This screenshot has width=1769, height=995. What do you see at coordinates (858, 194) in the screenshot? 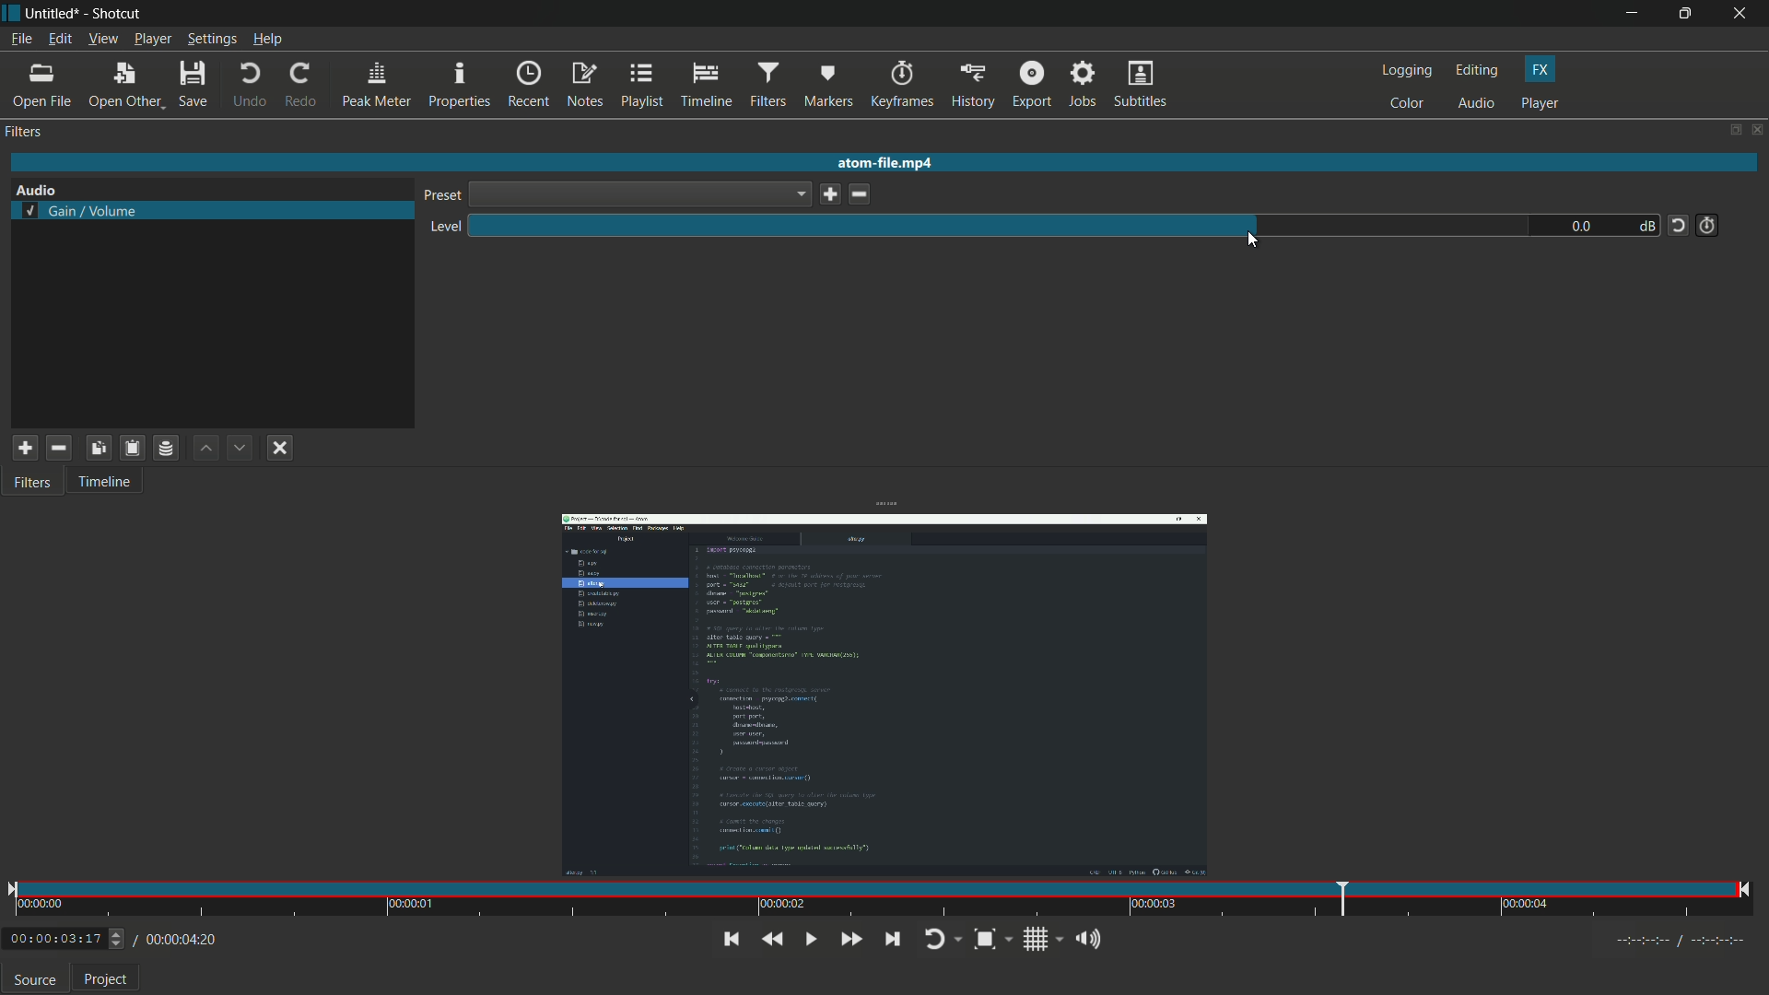
I see `delete` at bounding box center [858, 194].